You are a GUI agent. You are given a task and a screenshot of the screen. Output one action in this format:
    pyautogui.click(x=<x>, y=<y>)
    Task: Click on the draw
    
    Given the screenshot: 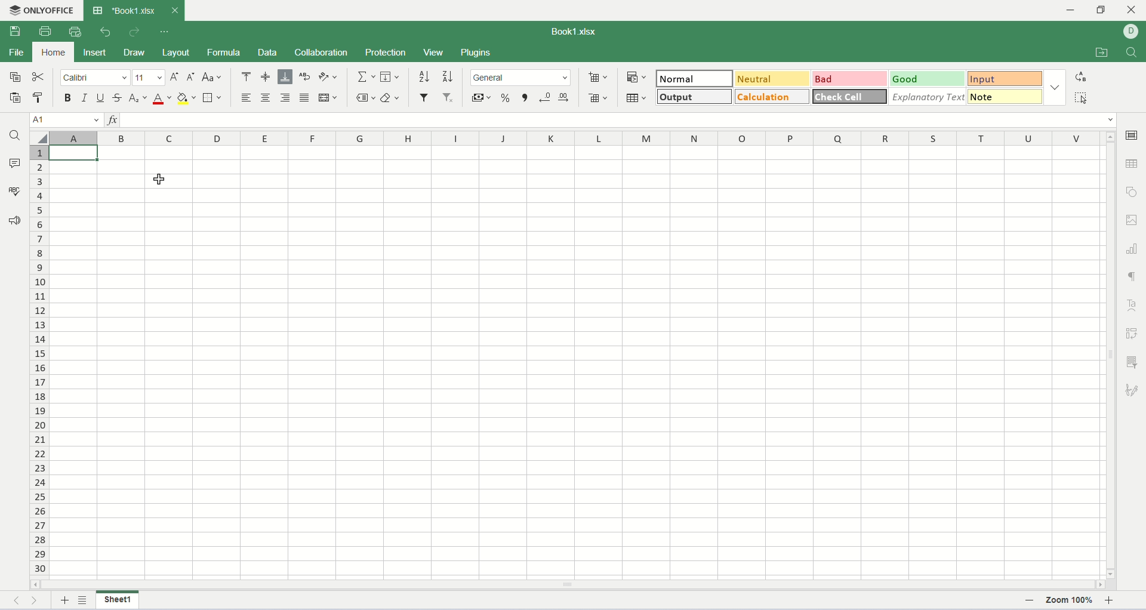 What is the action you would take?
    pyautogui.click(x=137, y=53)
    